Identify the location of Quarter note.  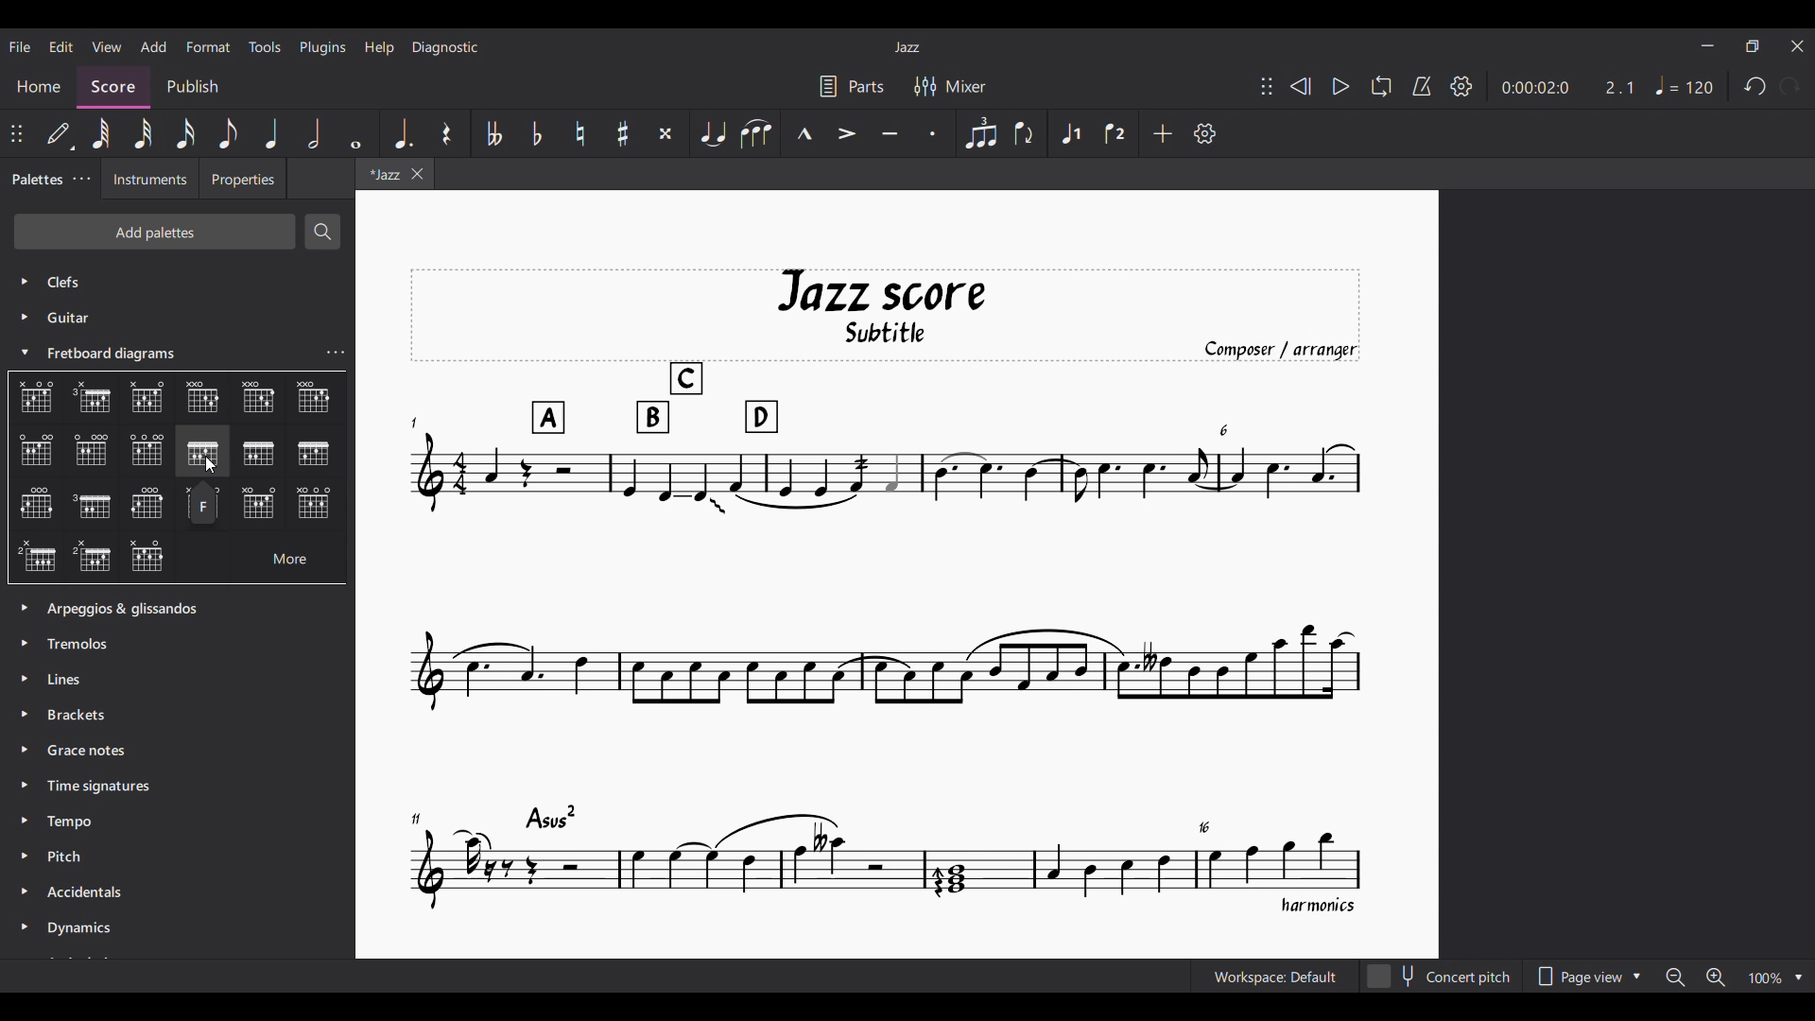
(273, 133).